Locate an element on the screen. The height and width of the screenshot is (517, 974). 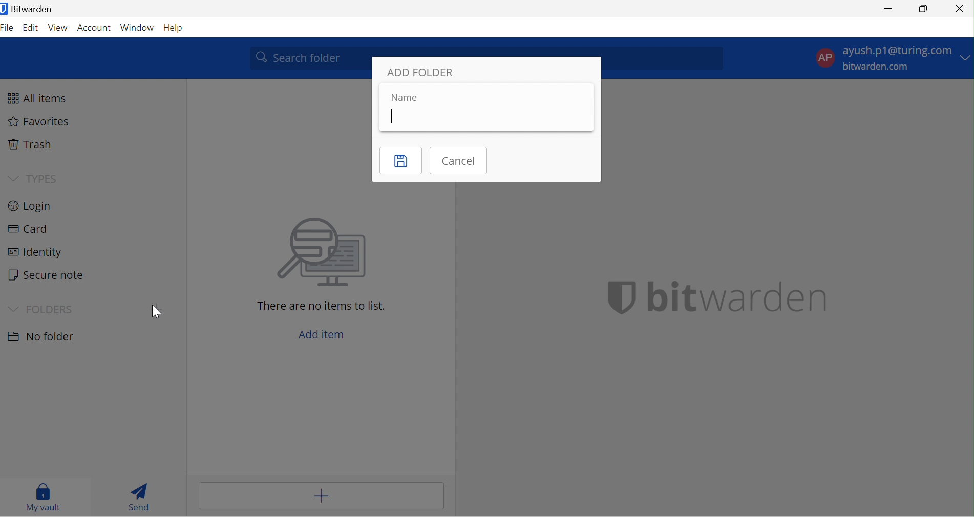
Image is located at coordinates (325, 252).